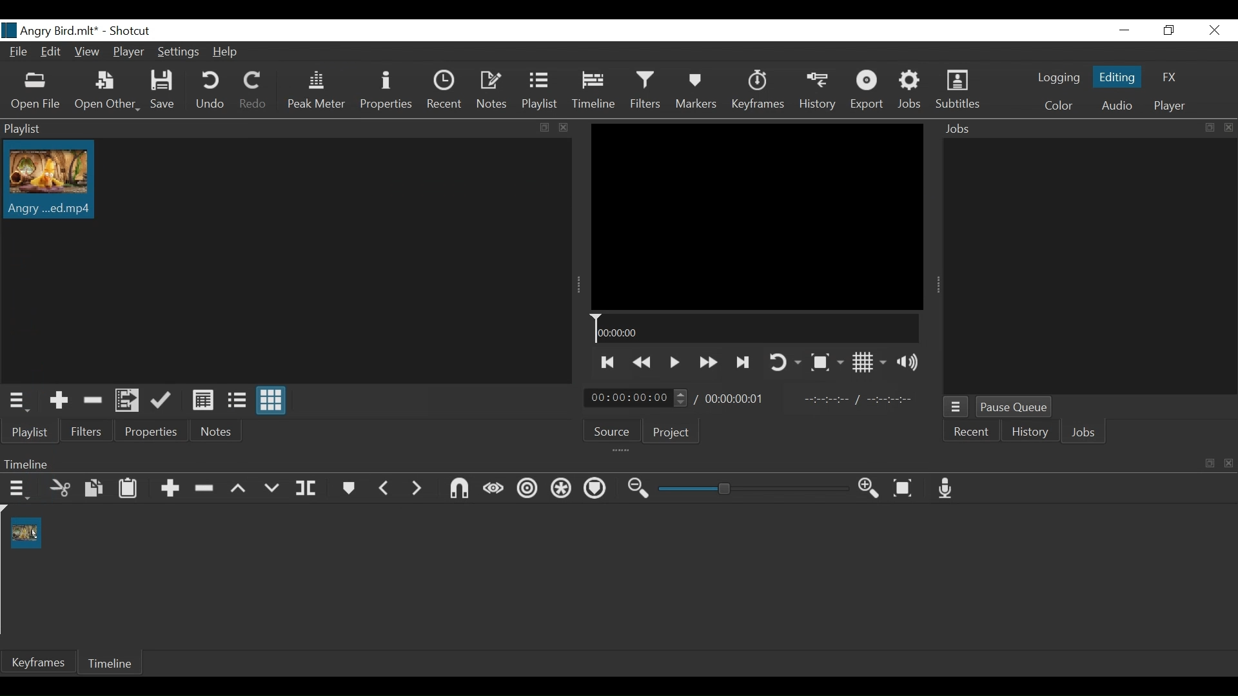 The height and width of the screenshot is (696, 1238). What do you see at coordinates (177, 51) in the screenshot?
I see `Settings` at bounding box center [177, 51].